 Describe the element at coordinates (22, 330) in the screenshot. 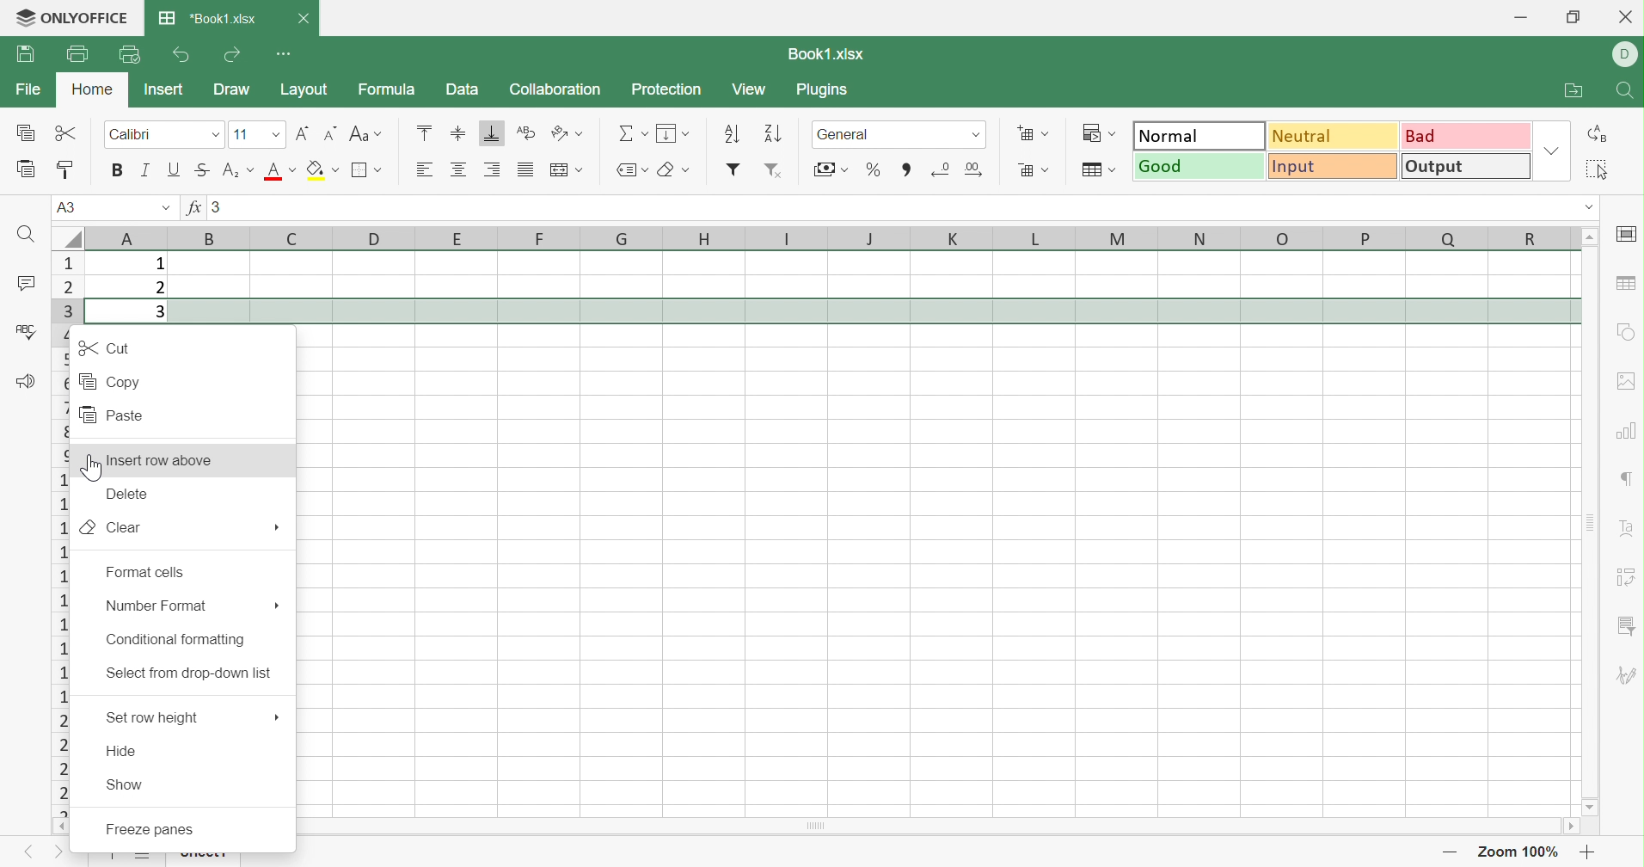

I see `Check spelling` at that location.